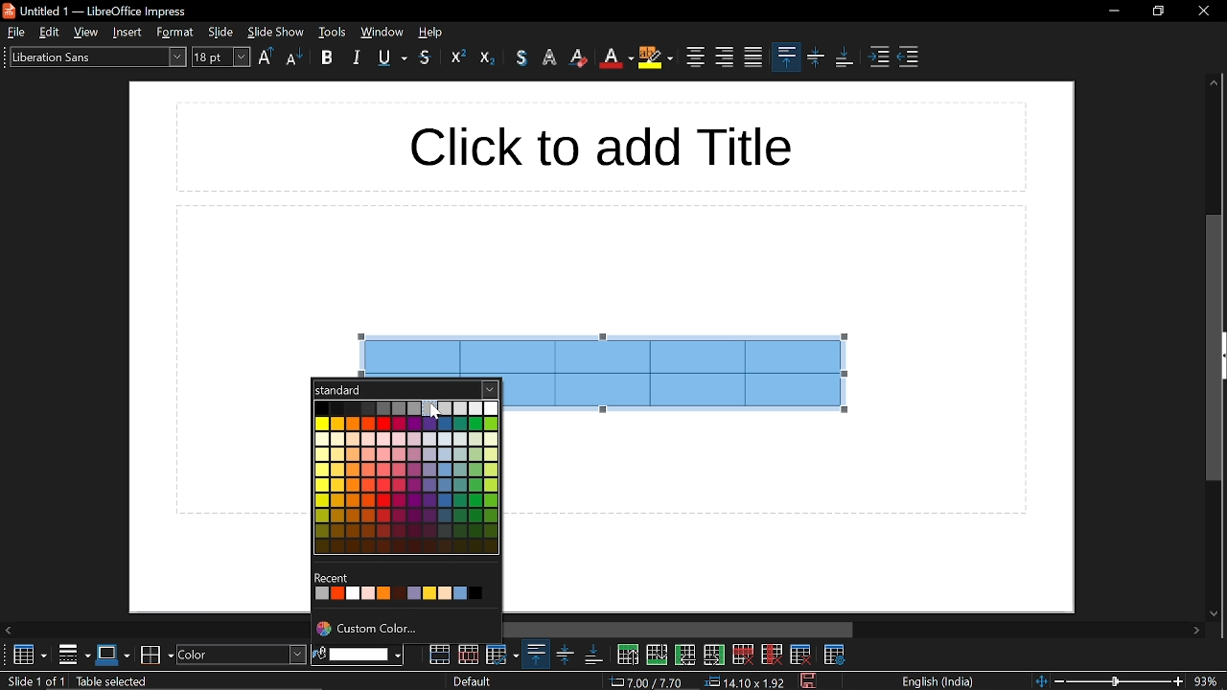 The width and height of the screenshot is (1227, 690). Describe the element at coordinates (33, 682) in the screenshot. I see `current slide` at that location.